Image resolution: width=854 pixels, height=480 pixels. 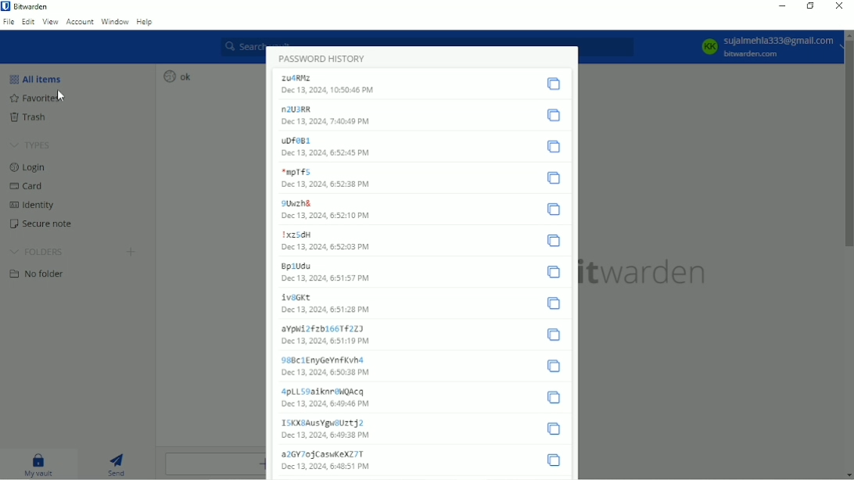 I want to click on Vertical scrollbar, so click(x=849, y=146).